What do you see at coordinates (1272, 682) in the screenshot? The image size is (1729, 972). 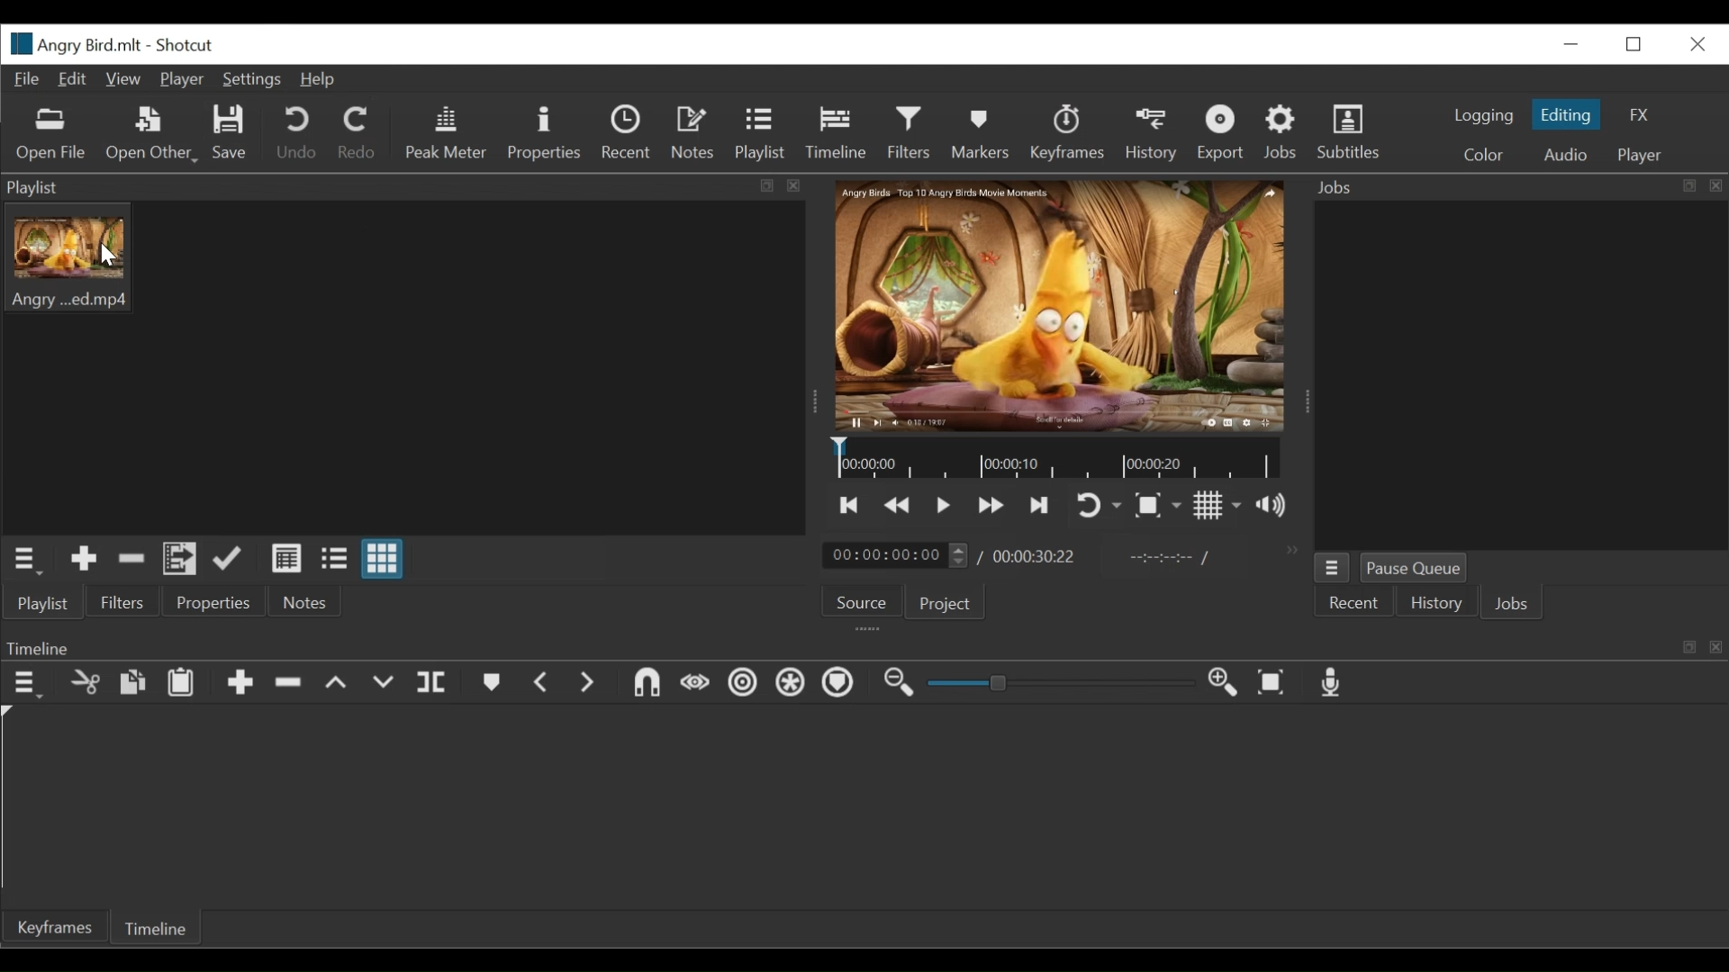 I see `zoom timeline to fit` at bounding box center [1272, 682].